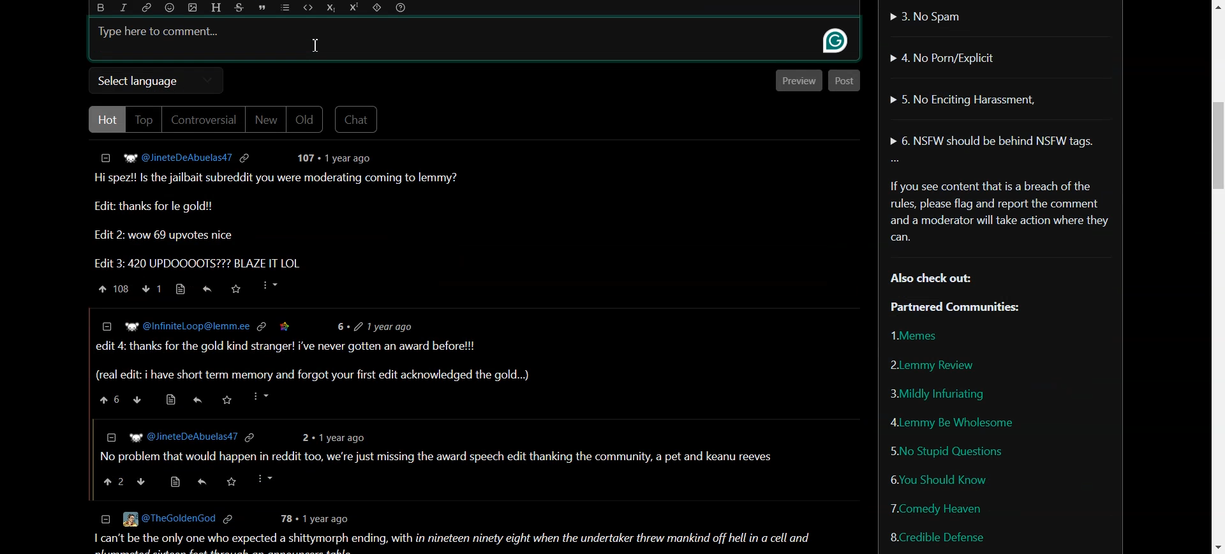  What do you see at coordinates (377, 8) in the screenshot?
I see `Spoiler` at bounding box center [377, 8].